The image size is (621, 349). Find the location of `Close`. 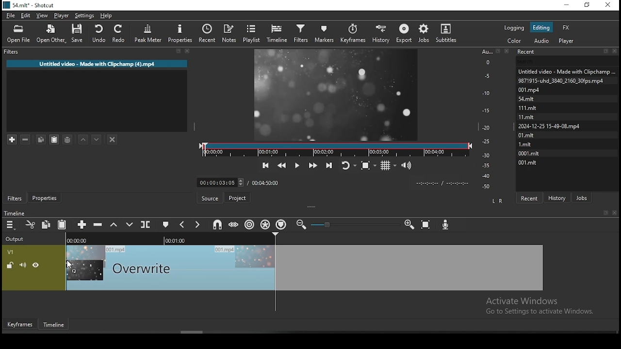

Close is located at coordinates (508, 50).